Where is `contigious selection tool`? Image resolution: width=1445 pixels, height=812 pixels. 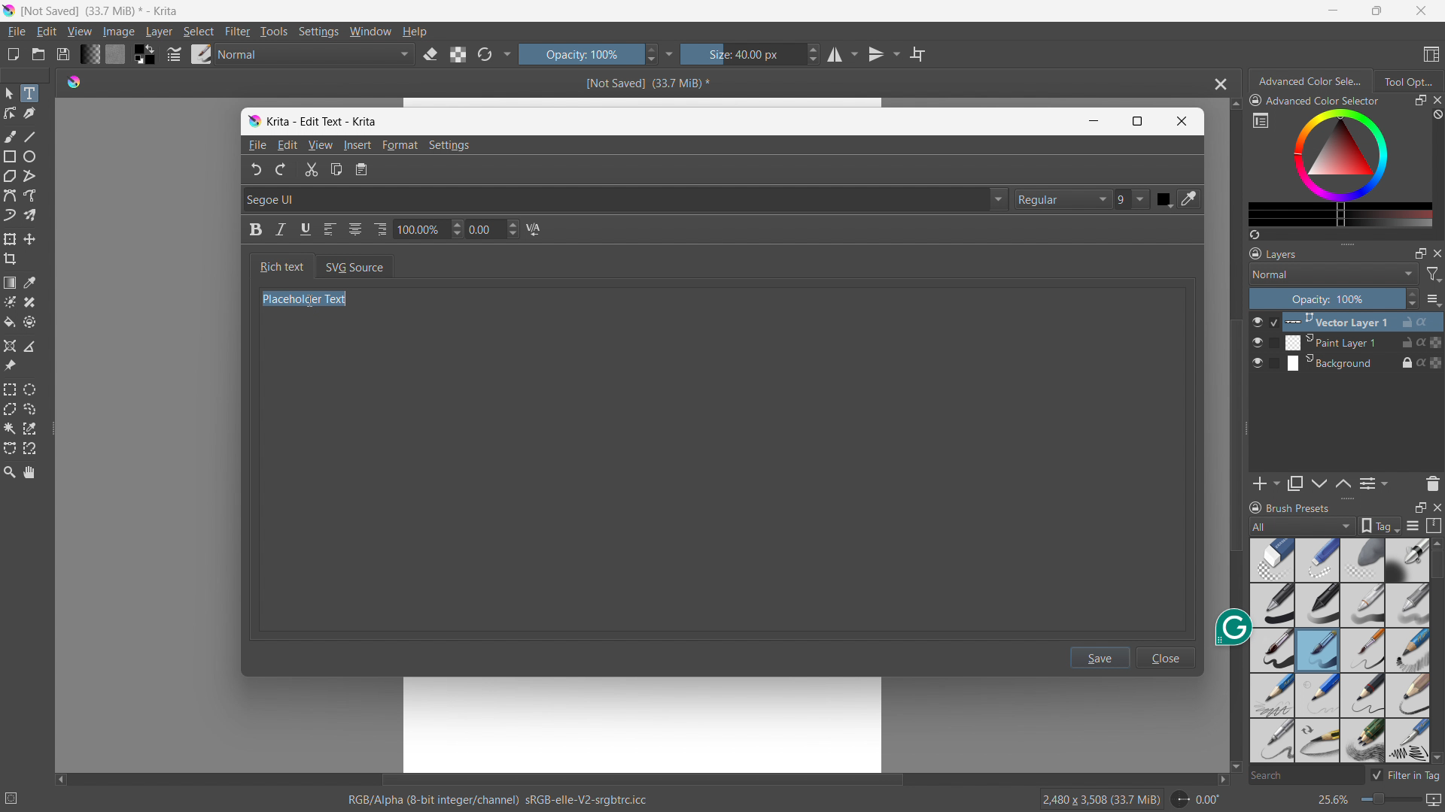 contigious selection tool is located at coordinates (10, 429).